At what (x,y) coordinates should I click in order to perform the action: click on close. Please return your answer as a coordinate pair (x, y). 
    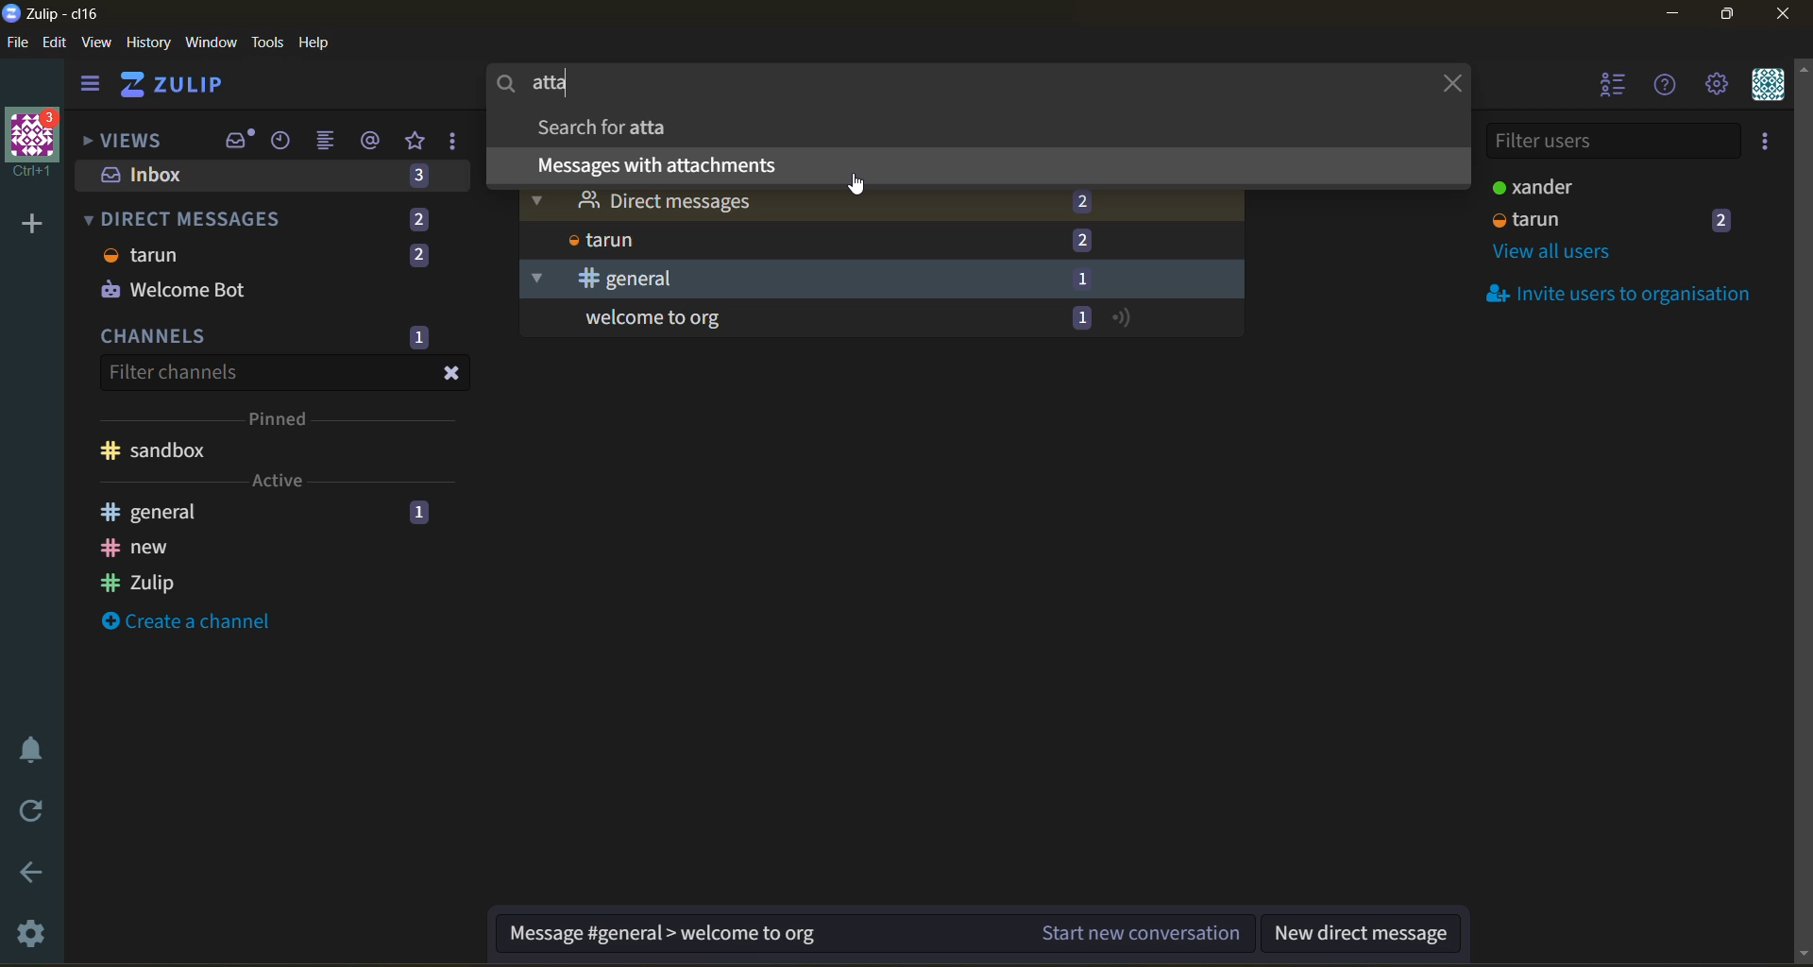
    Looking at the image, I should click on (1786, 14).